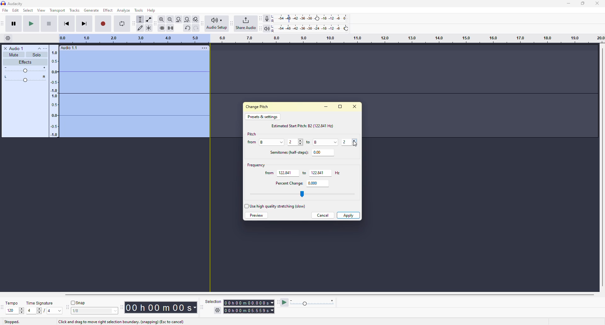 The width and height of the screenshot is (605, 325). Describe the element at coordinates (218, 310) in the screenshot. I see `settings` at that location.